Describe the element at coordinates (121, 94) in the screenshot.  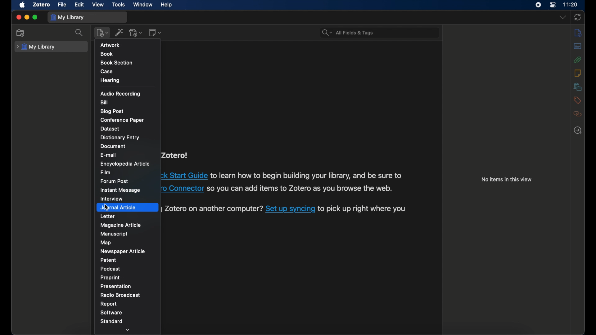
I see `audio recording` at that location.